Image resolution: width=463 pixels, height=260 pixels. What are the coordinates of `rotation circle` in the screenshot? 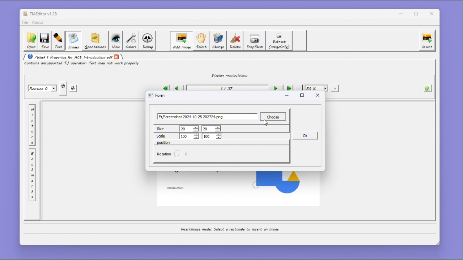 It's located at (177, 154).